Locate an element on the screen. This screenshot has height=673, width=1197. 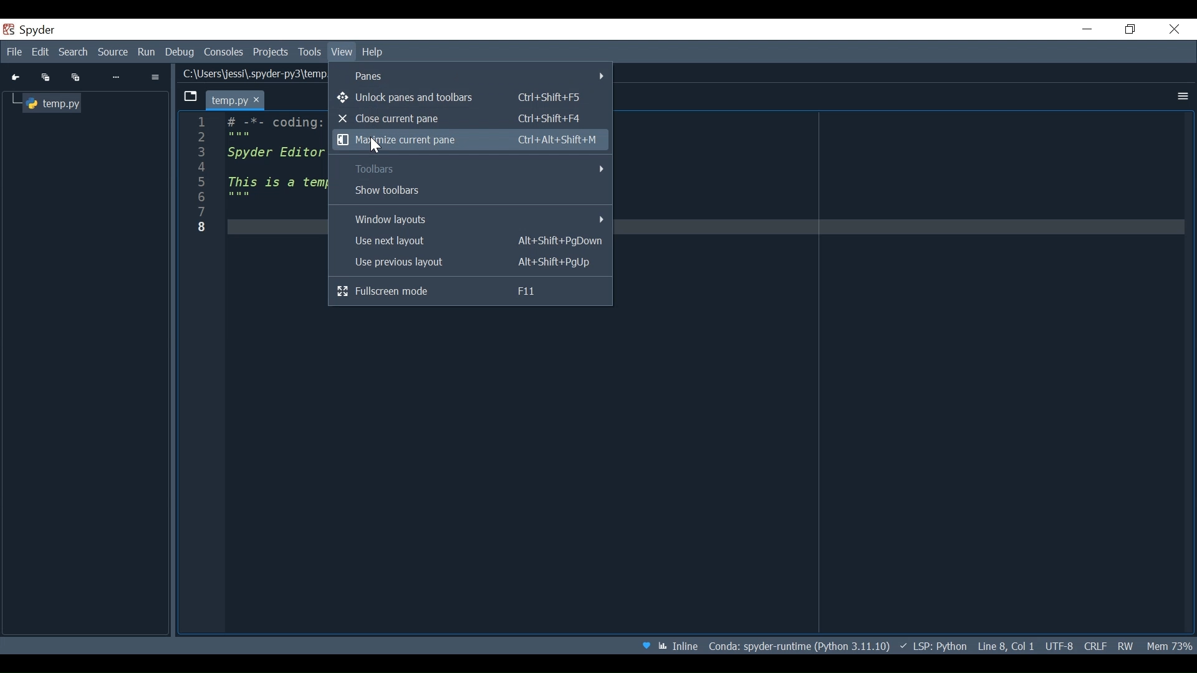
Windows layouts is located at coordinates (469, 220).